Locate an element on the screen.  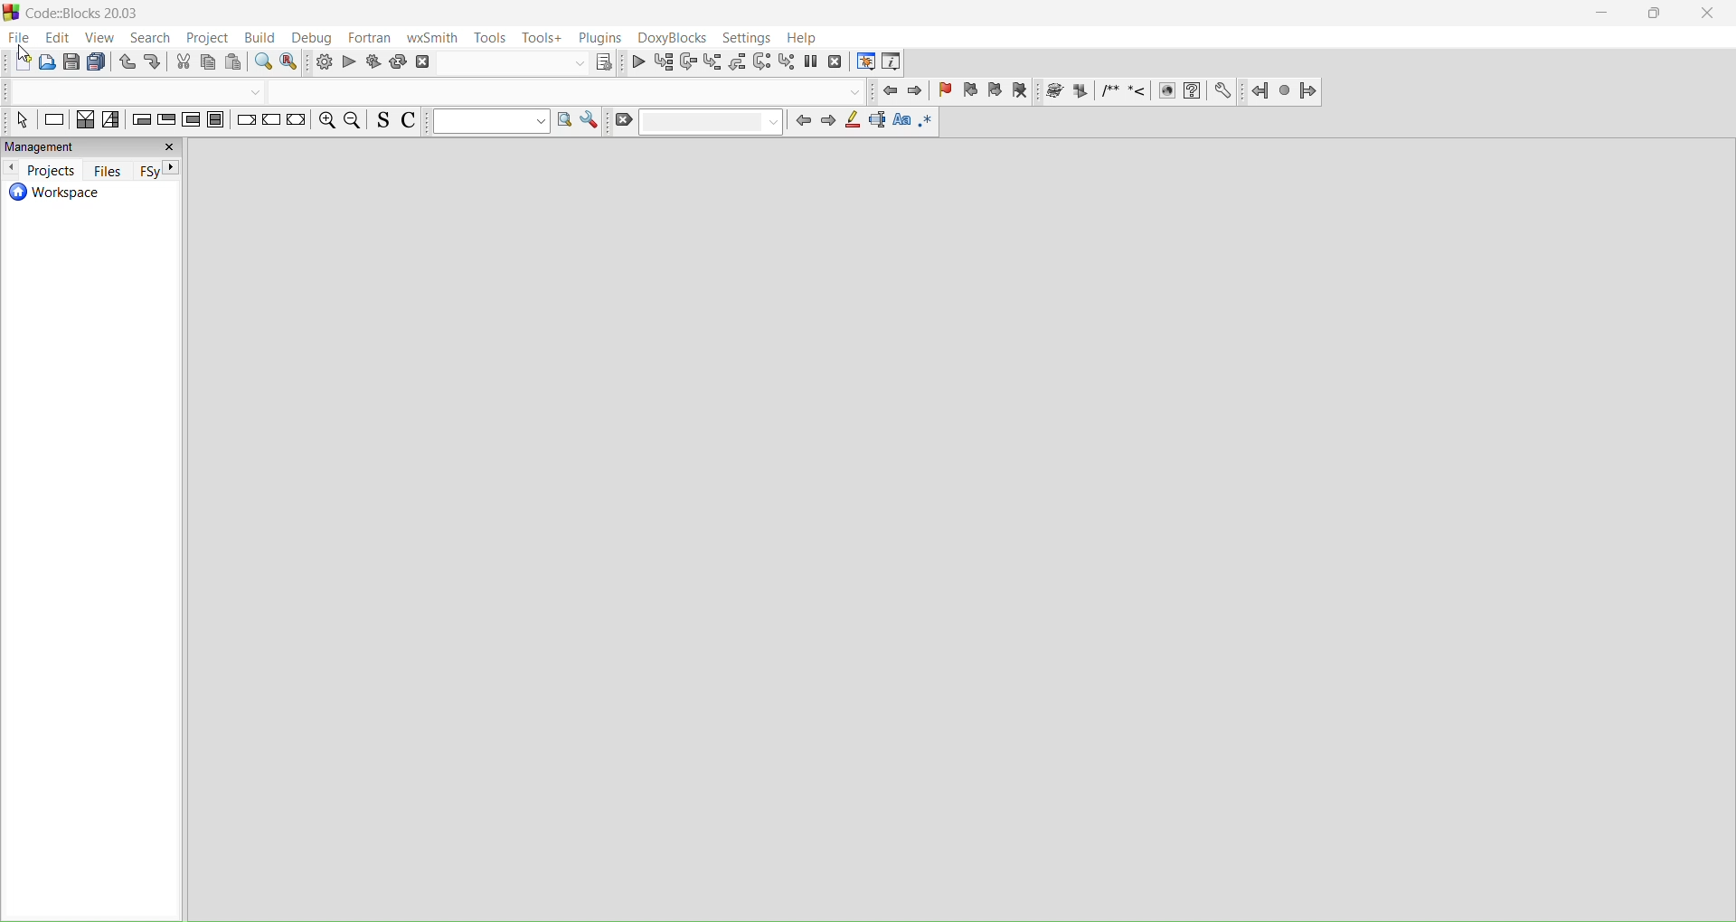
help is located at coordinates (805, 38).